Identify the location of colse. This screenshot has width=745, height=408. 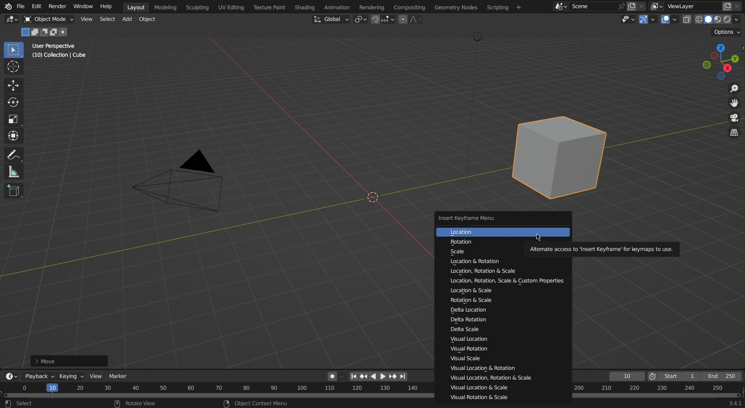
(645, 5).